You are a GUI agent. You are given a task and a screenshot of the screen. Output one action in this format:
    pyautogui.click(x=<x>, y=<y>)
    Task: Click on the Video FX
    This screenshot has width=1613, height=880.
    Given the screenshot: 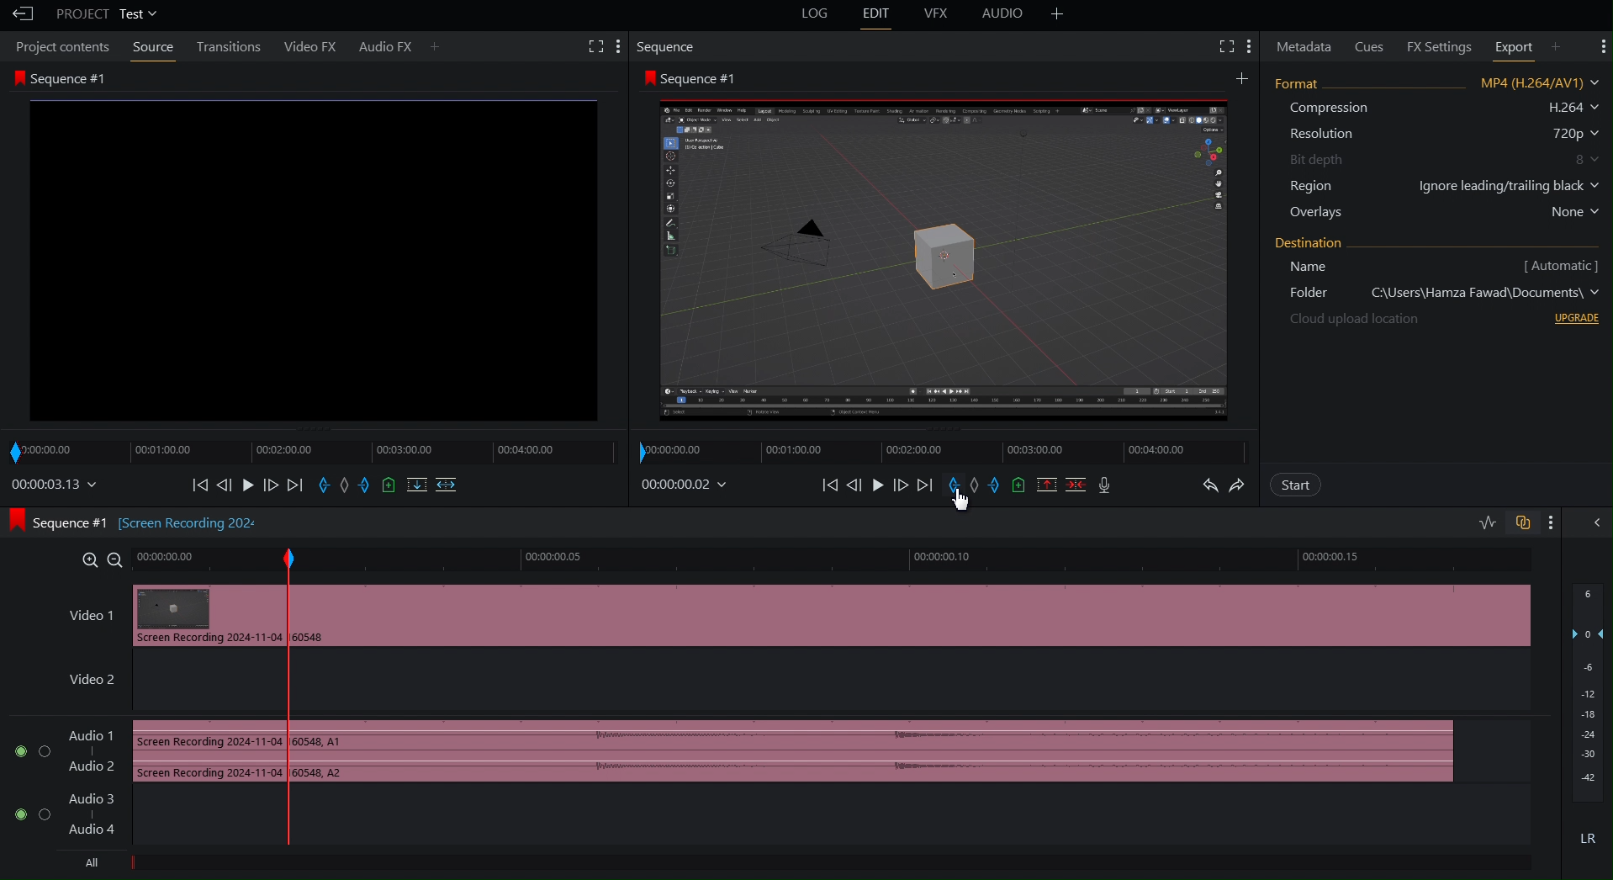 What is the action you would take?
    pyautogui.click(x=309, y=46)
    